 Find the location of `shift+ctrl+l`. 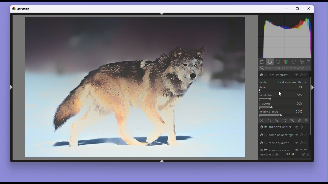

shift+ctrl+l is located at coordinates (11, 87).